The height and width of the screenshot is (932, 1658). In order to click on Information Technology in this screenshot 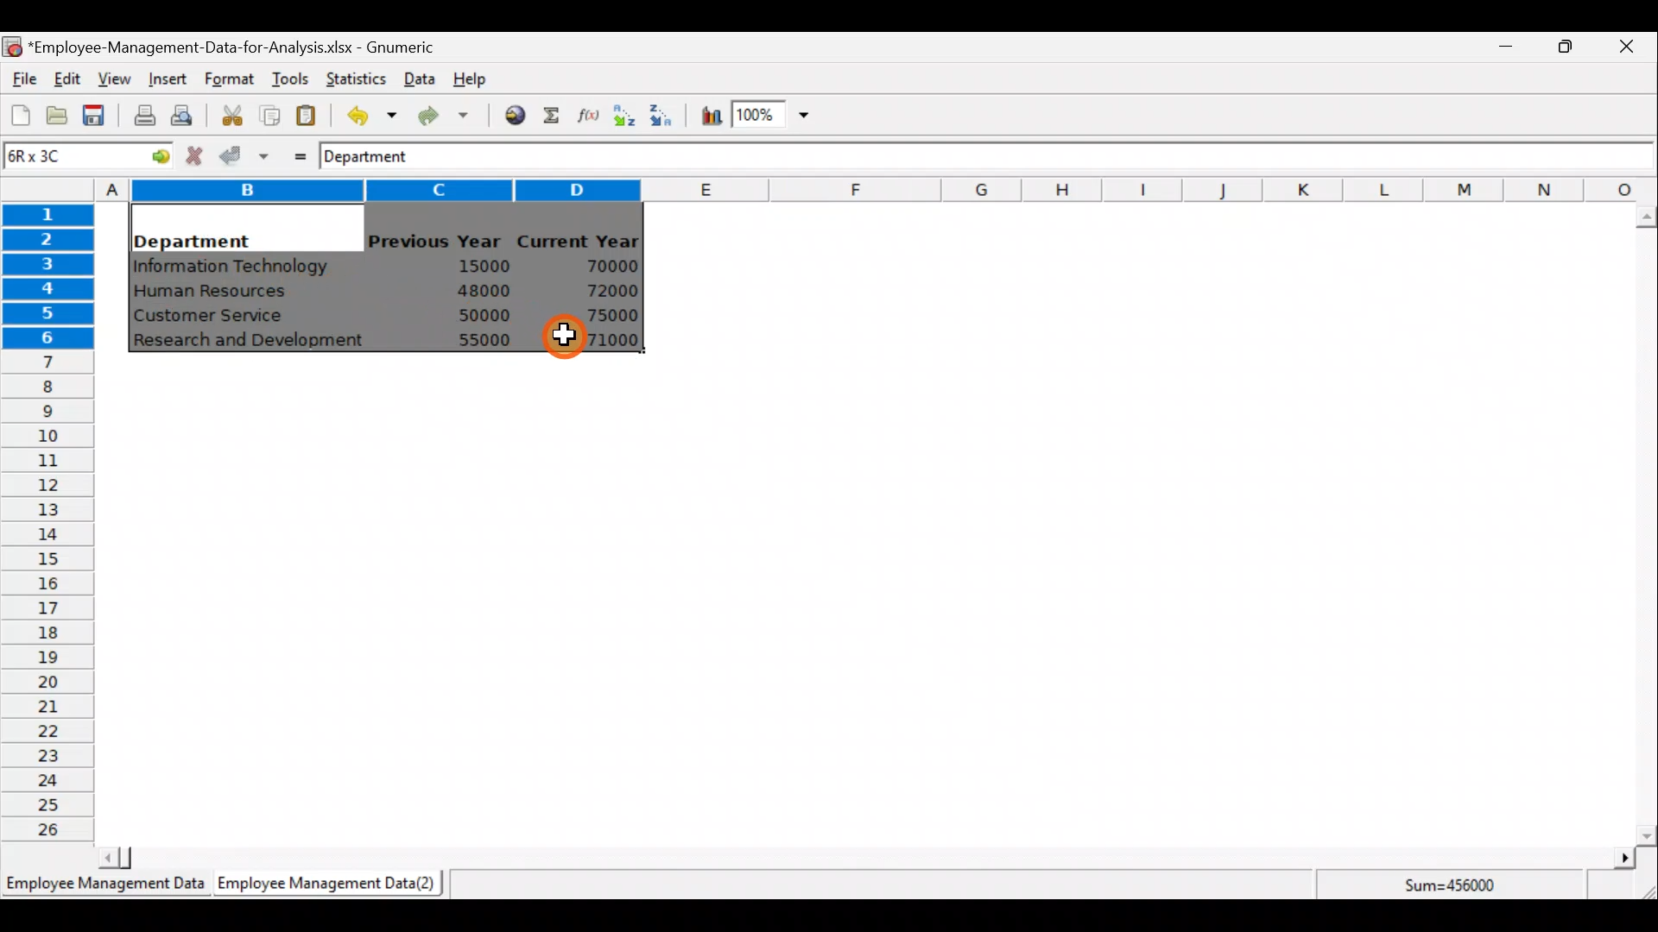, I will do `click(233, 267)`.